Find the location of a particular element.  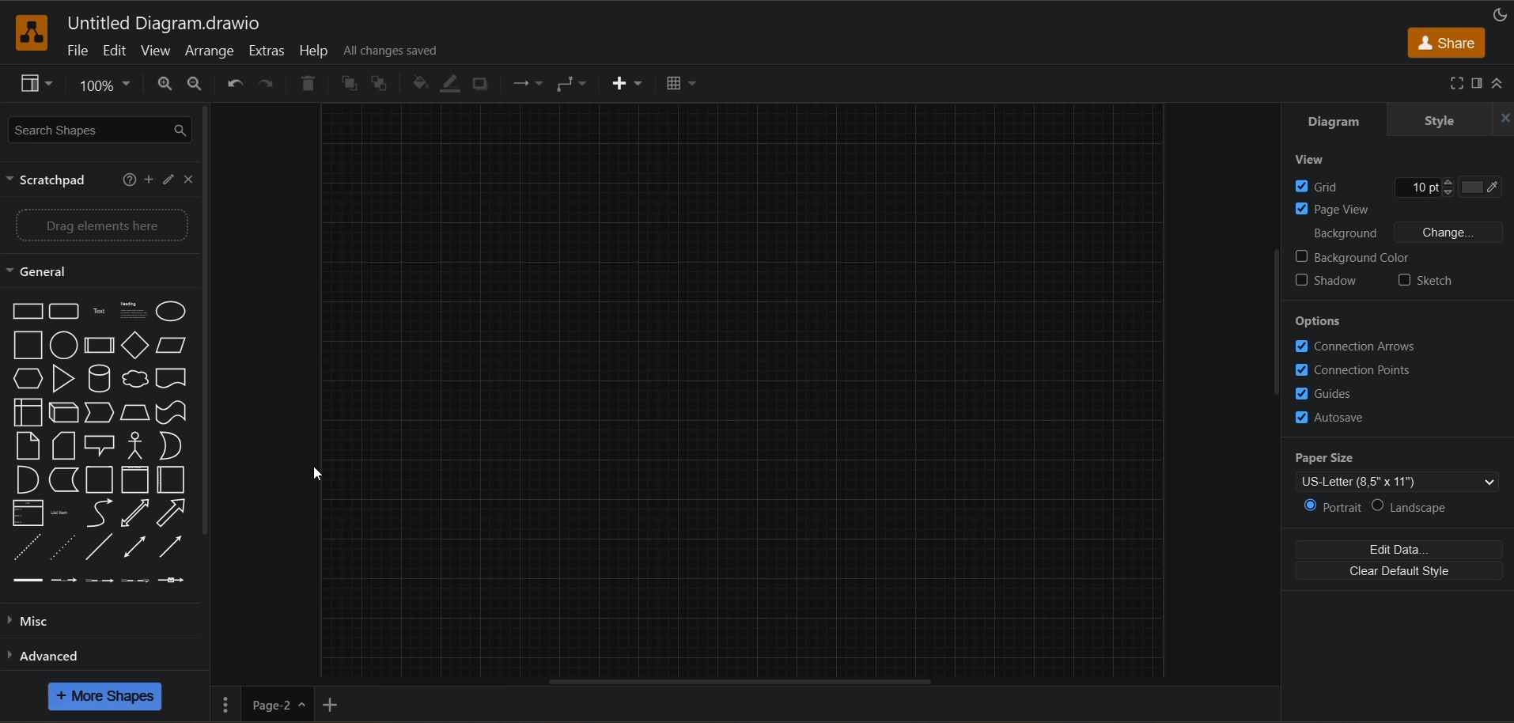

undo is located at coordinates (235, 85).